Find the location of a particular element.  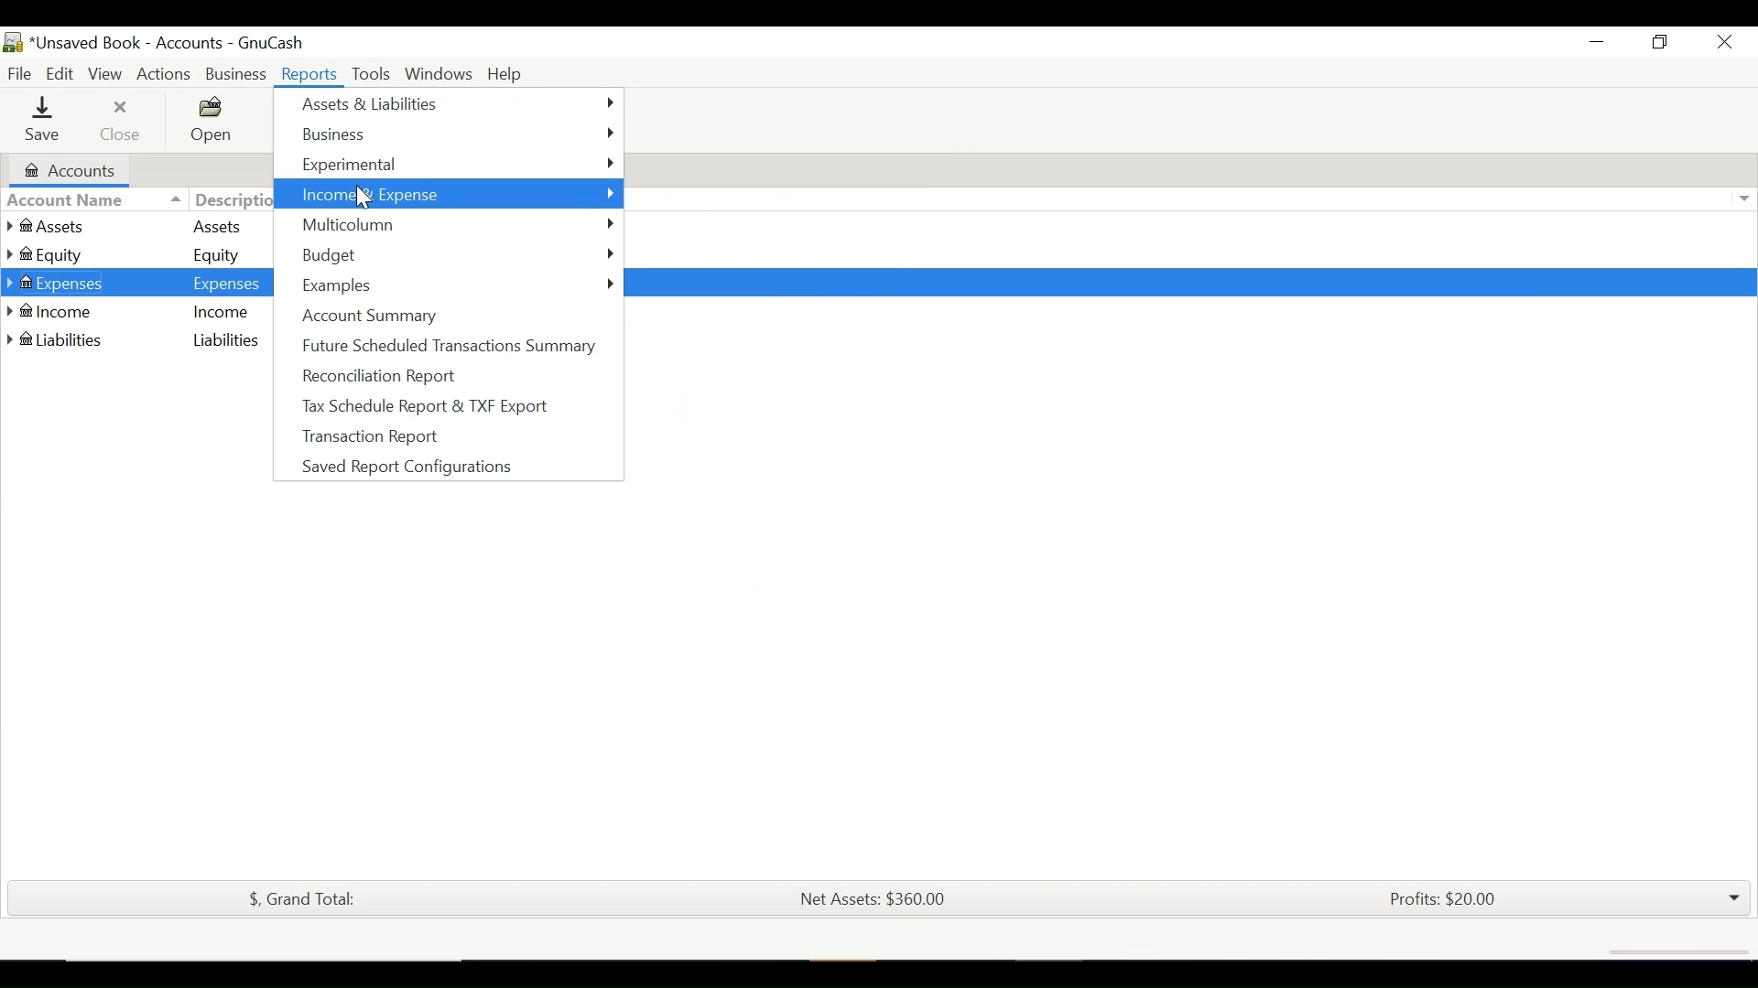

Save is located at coordinates (49, 119).